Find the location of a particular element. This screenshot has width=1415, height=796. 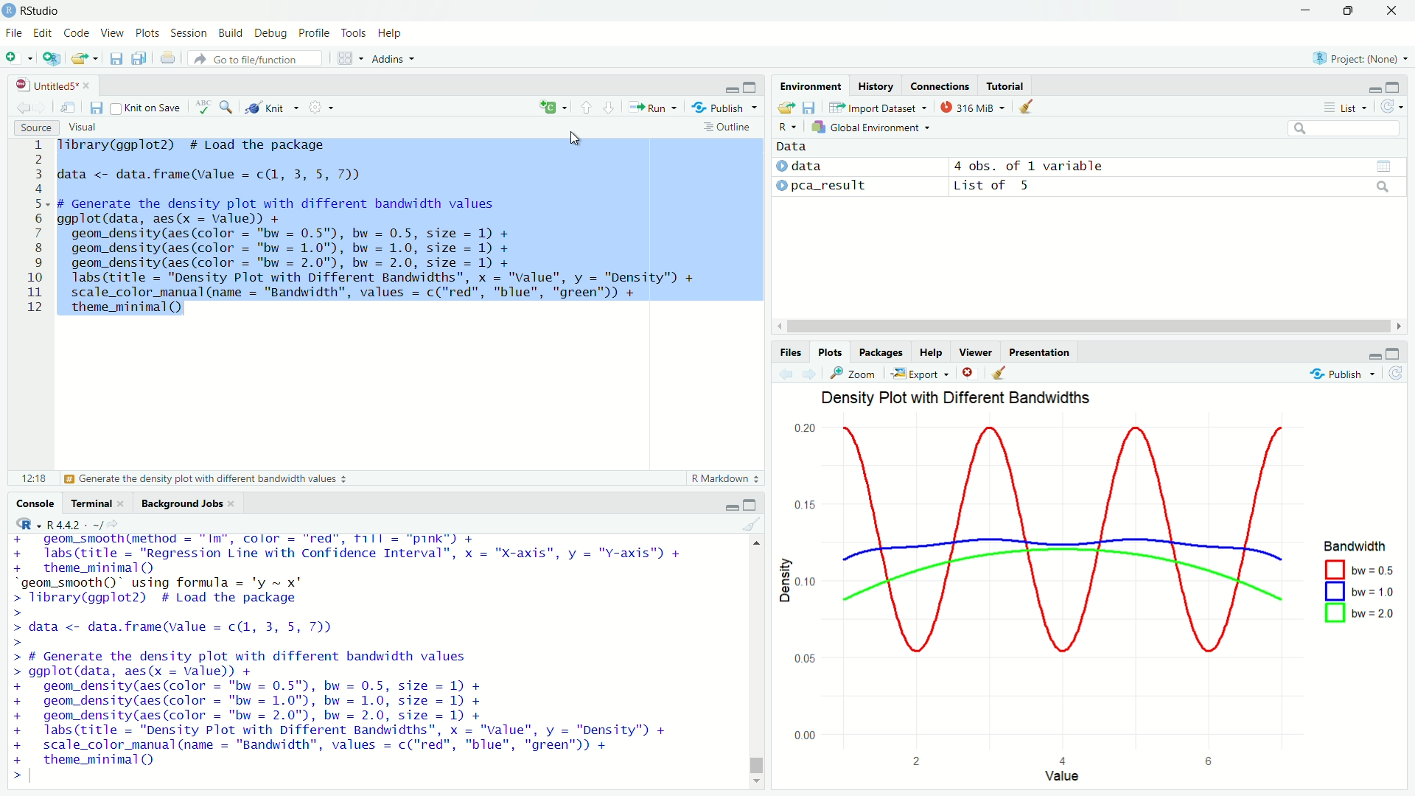

Generate the density plot with different bandwidth values is located at coordinates (204, 479).